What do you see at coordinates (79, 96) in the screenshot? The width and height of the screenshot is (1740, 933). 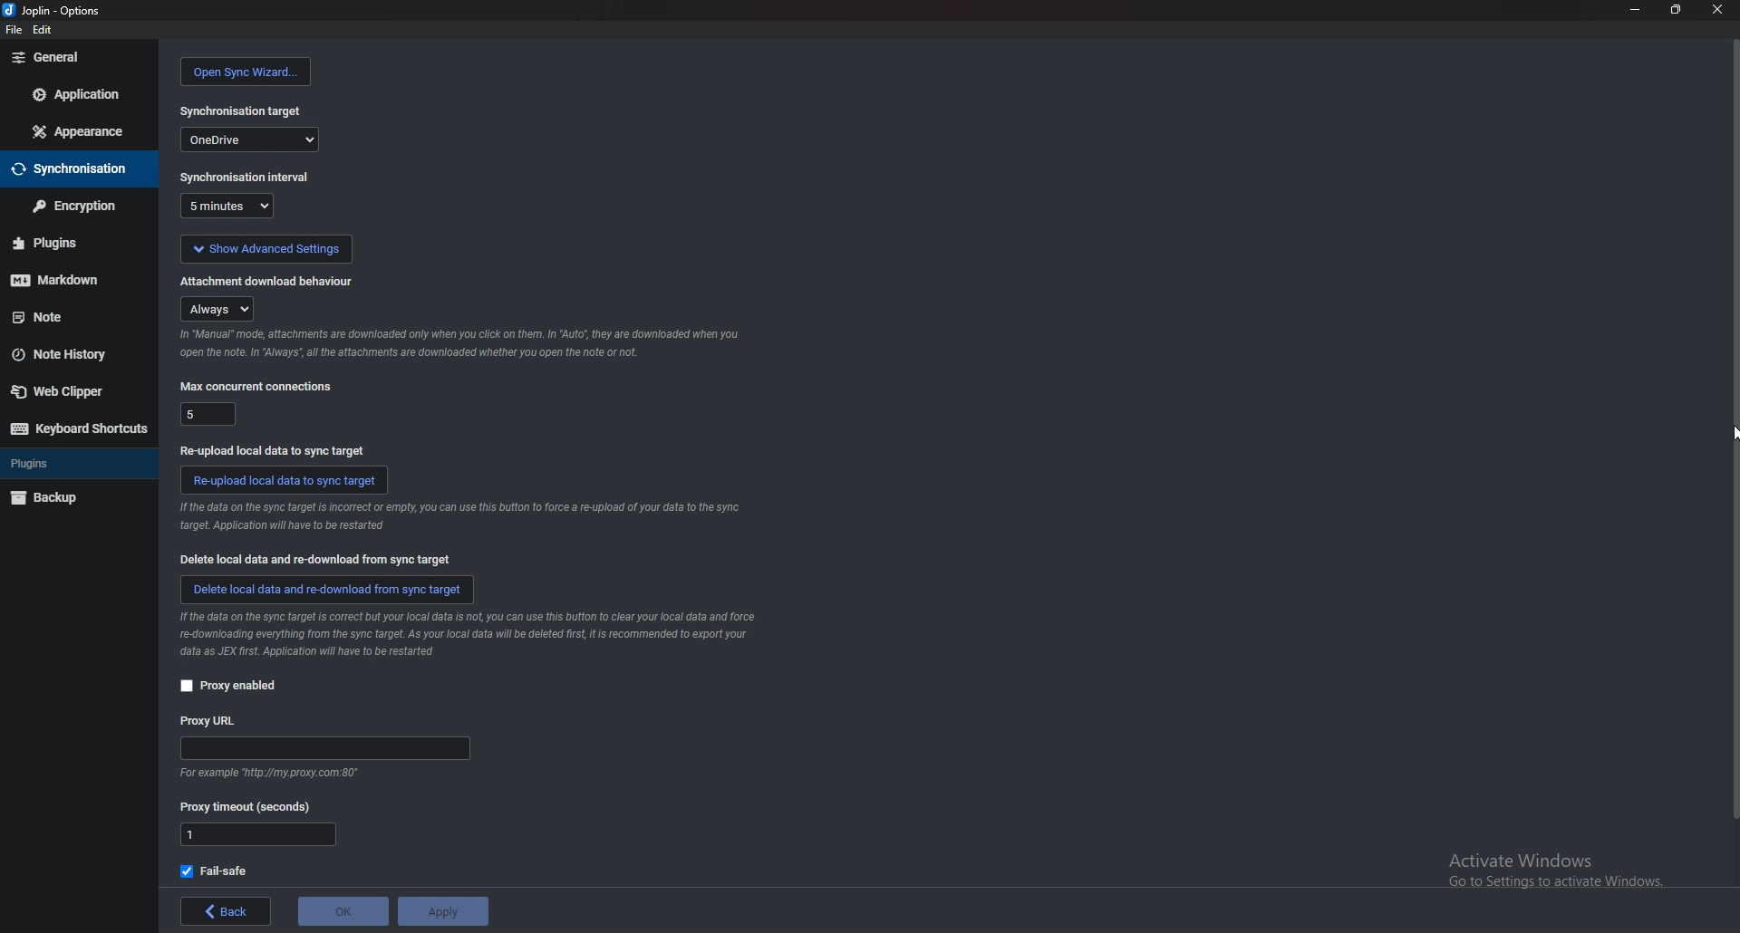 I see `application` at bounding box center [79, 96].